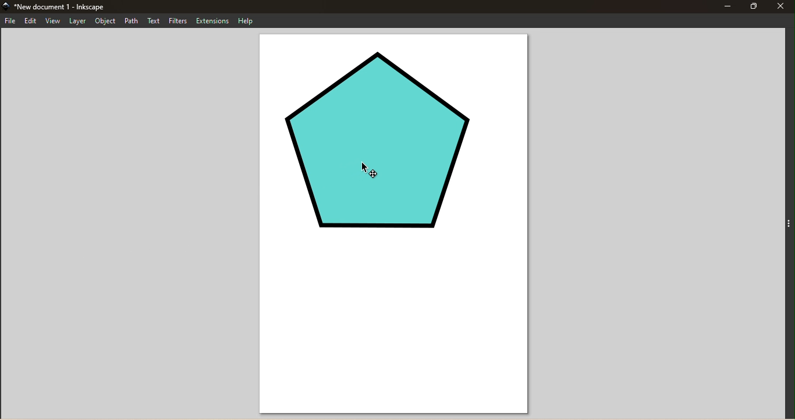  What do you see at coordinates (726, 6) in the screenshot?
I see `Minimize` at bounding box center [726, 6].